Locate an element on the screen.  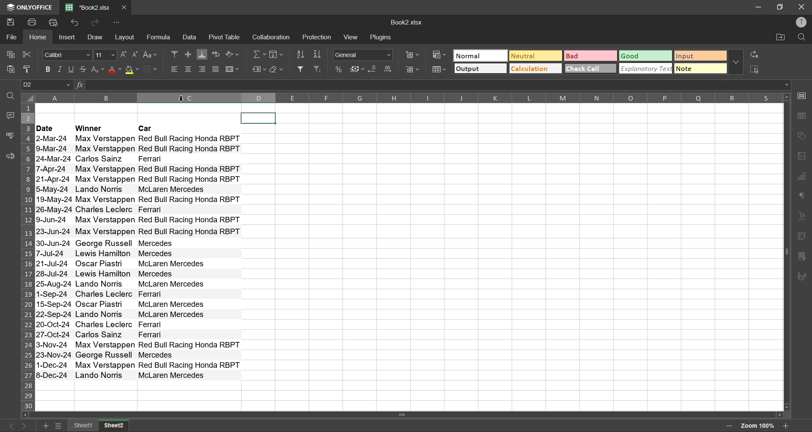
comments is located at coordinates (11, 115).